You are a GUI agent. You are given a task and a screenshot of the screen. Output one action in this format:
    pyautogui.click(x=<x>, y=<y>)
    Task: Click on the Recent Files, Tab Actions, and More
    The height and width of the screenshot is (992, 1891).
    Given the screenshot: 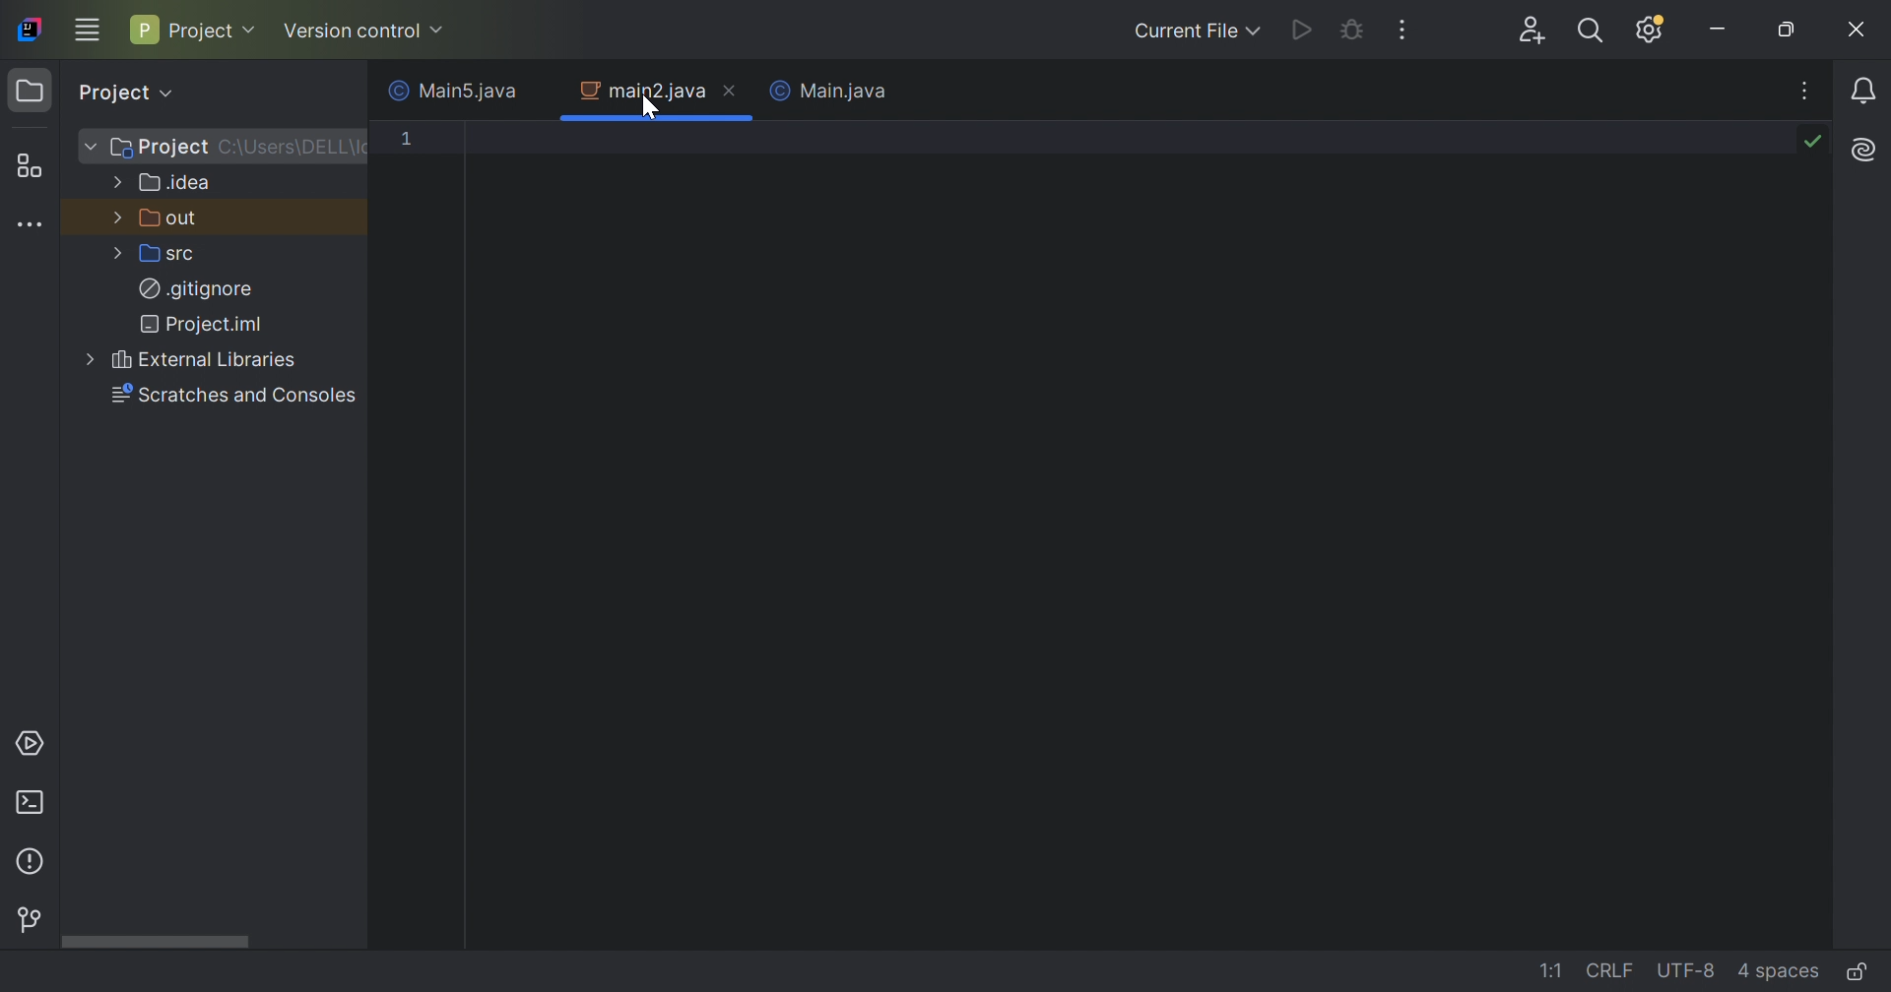 What is the action you would take?
    pyautogui.click(x=1805, y=89)
    